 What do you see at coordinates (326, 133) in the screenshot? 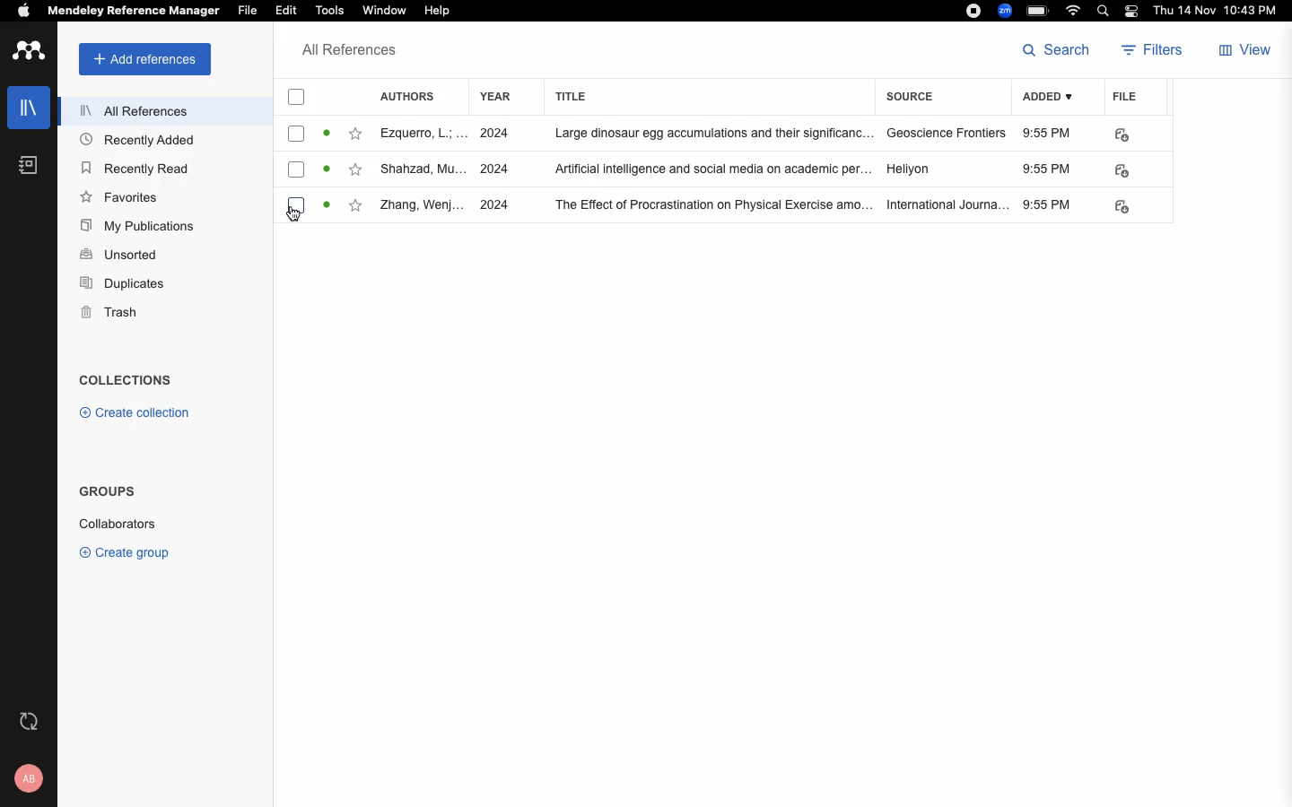
I see `read` at bounding box center [326, 133].